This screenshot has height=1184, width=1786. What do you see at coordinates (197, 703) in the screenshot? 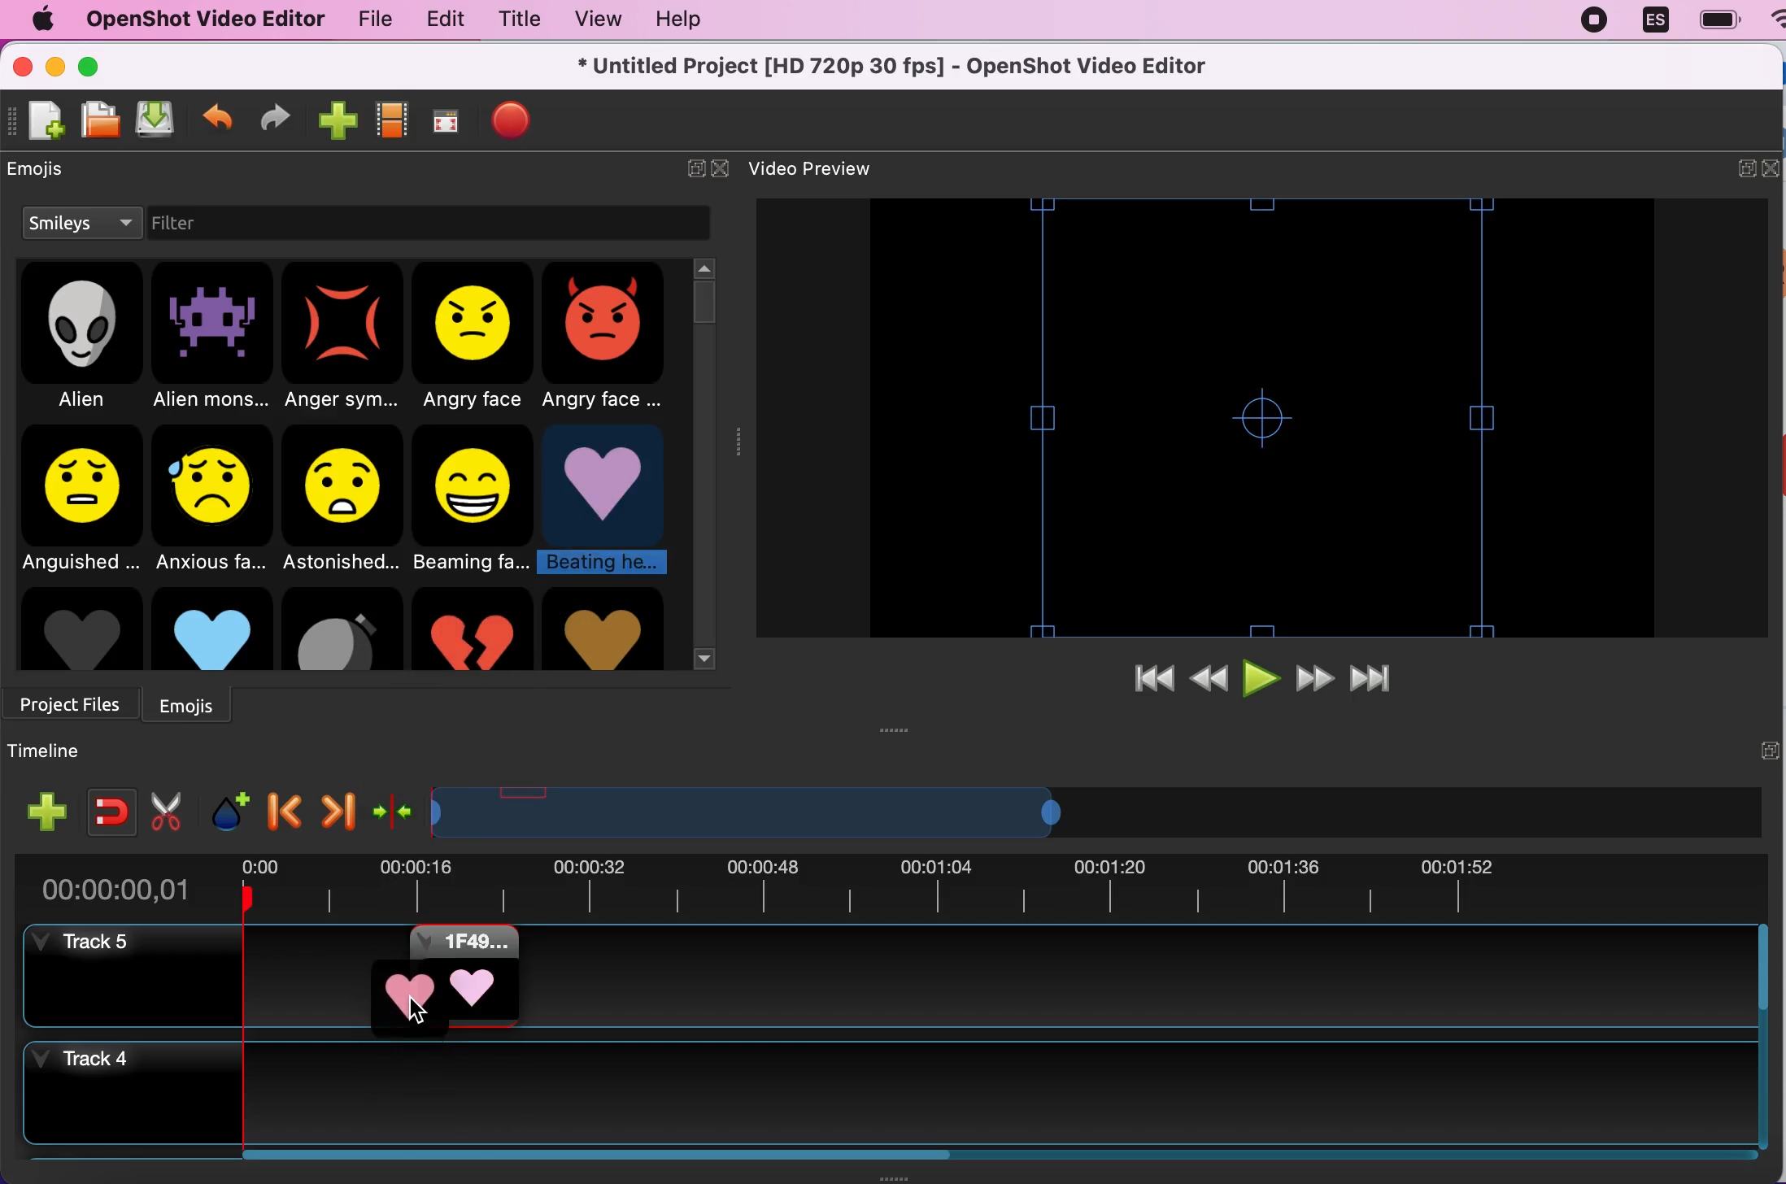
I see `emojis` at bounding box center [197, 703].